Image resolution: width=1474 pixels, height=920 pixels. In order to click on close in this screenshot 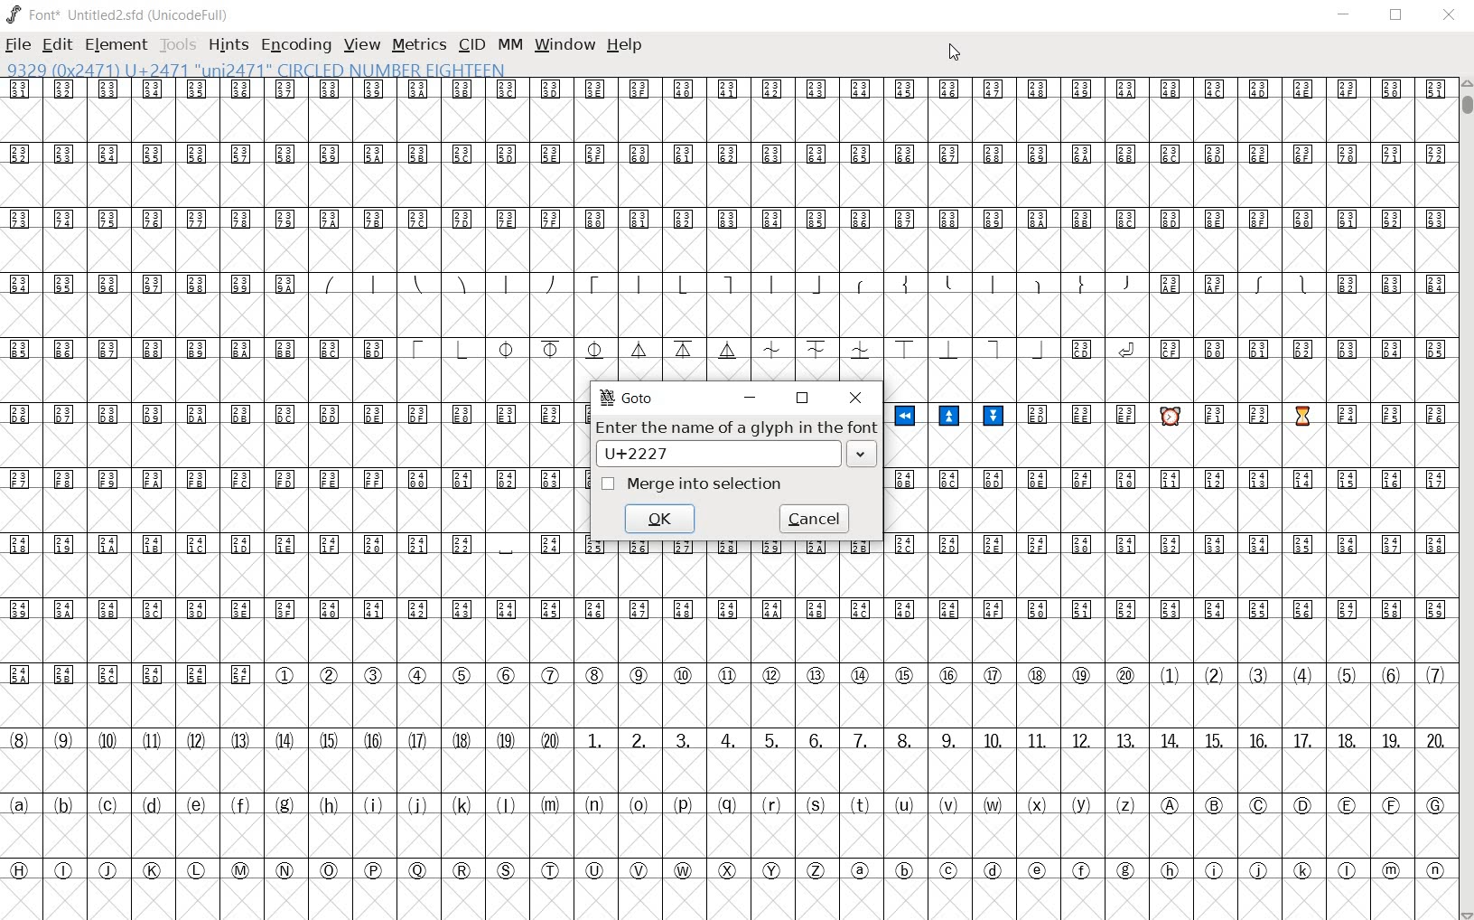, I will do `click(854, 397)`.